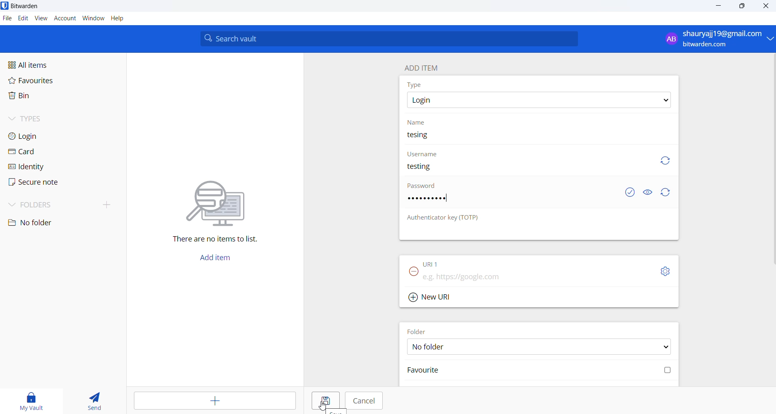 The image size is (776, 414). What do you see at coordinates (537, 274) in the screenshot?
I see `URL input box` at bounding box center [537, 274].